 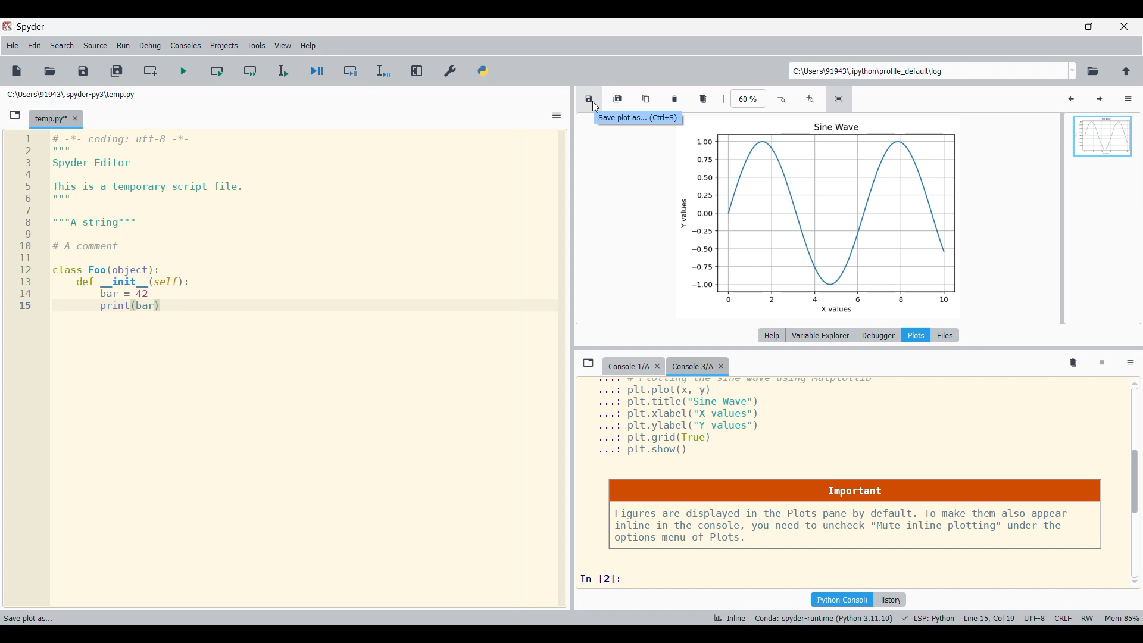 What do you see at coordinates (855, 514) in the screenshot?
I see `Notice` at bounding box center [855, 514].